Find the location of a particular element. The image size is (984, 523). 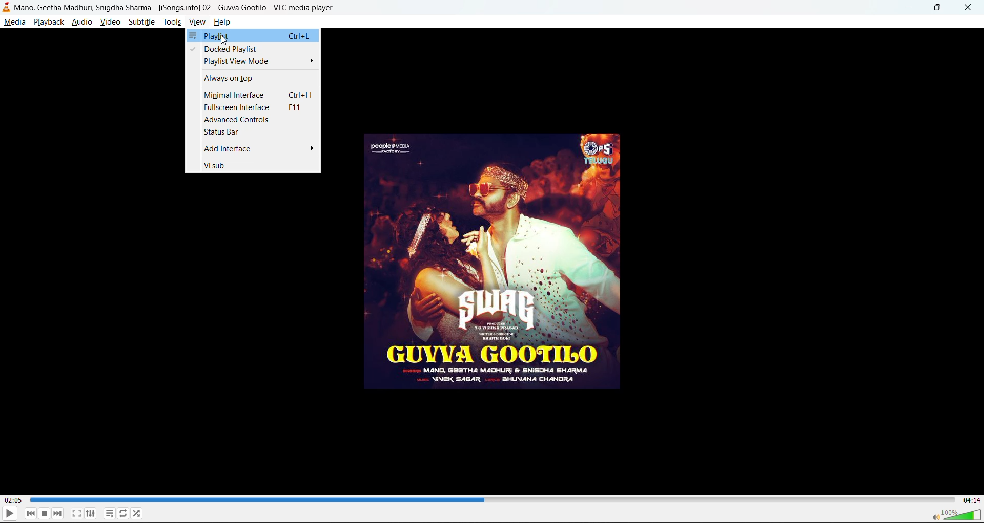

view is located at coordinates (198, 21).